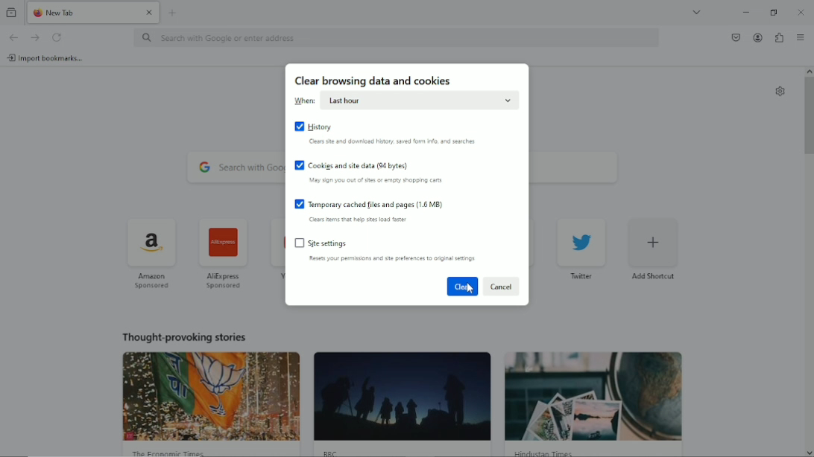 Image resolution: width=814 pixels, height=457 pixels. Describe the element at coordinates (57, 36) in the screenshot. I see `Reload current page` at that location.